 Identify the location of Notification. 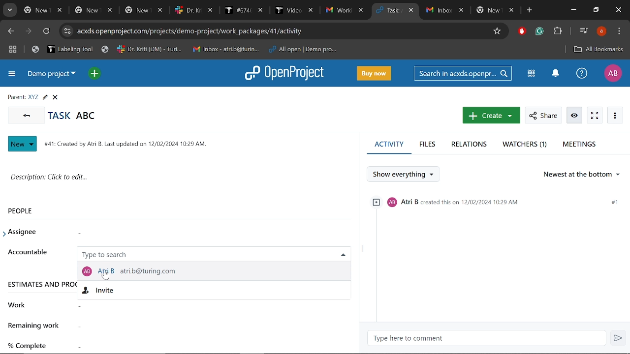
(557, 74).